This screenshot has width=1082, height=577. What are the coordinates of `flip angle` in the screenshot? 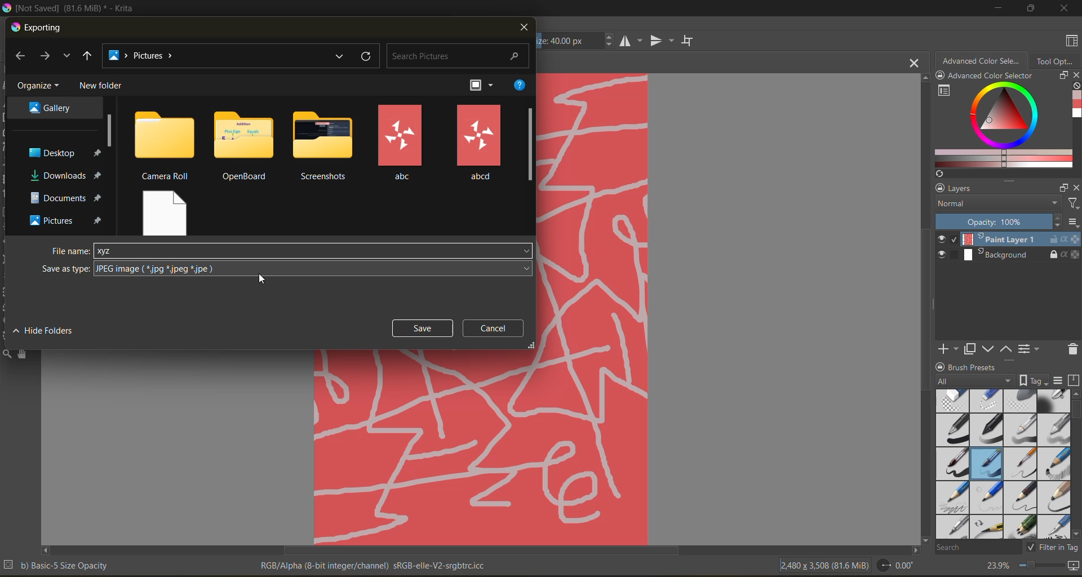 It's located at (895, 565).